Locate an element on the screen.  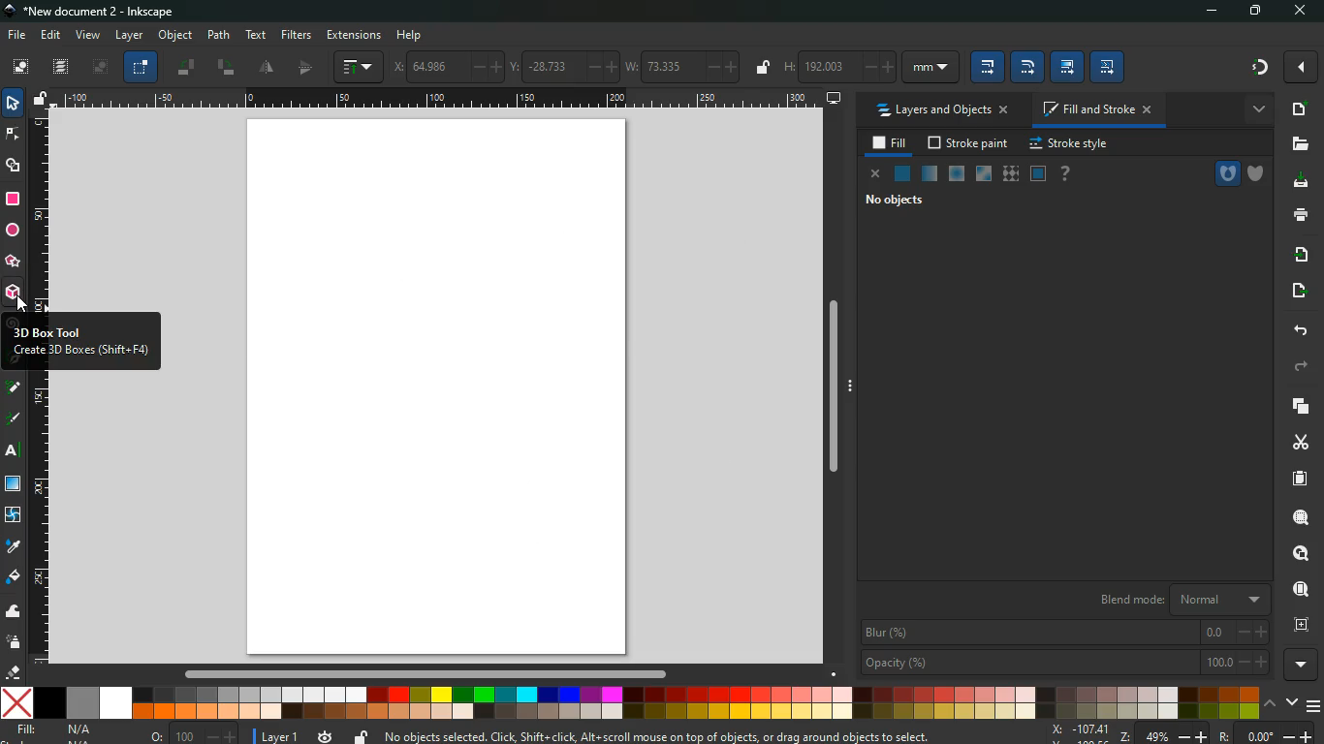
edit is located at coordinates (987, 67).